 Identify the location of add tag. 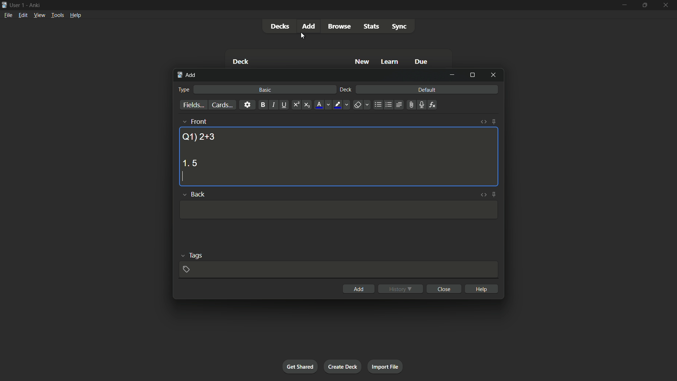
(186, 269).